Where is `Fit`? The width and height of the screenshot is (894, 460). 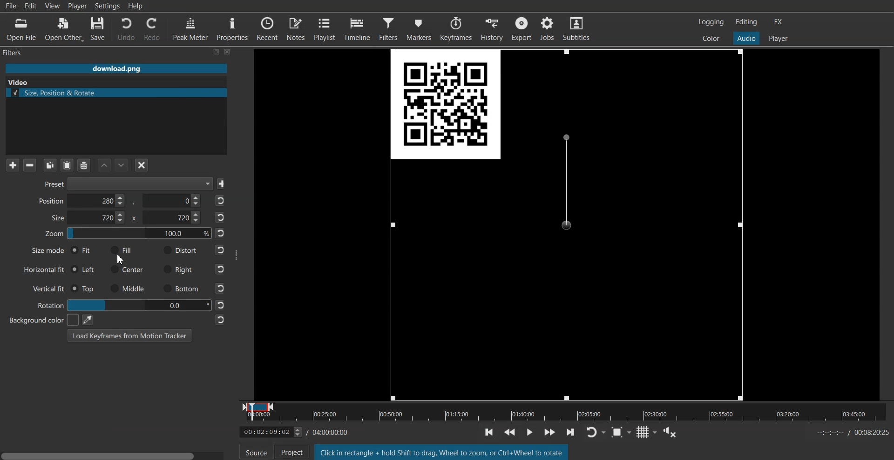
Fit is located at coordinates (81, 250).